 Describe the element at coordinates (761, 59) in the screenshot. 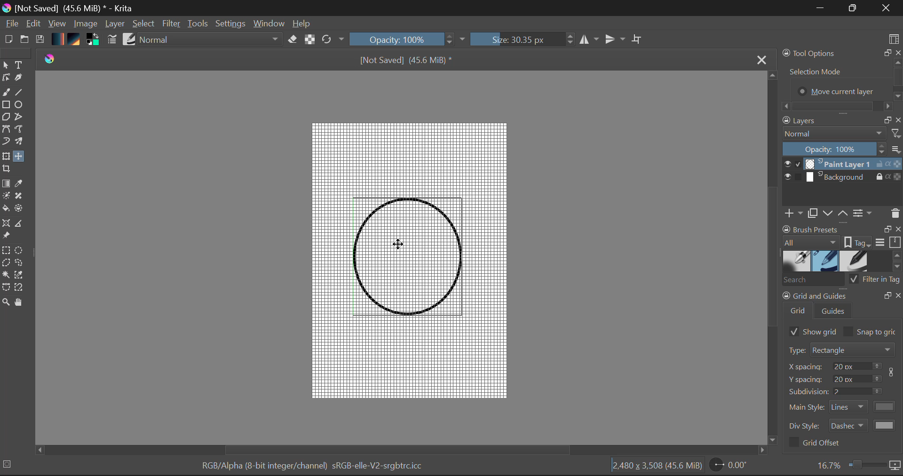

I see `Close` at that location.